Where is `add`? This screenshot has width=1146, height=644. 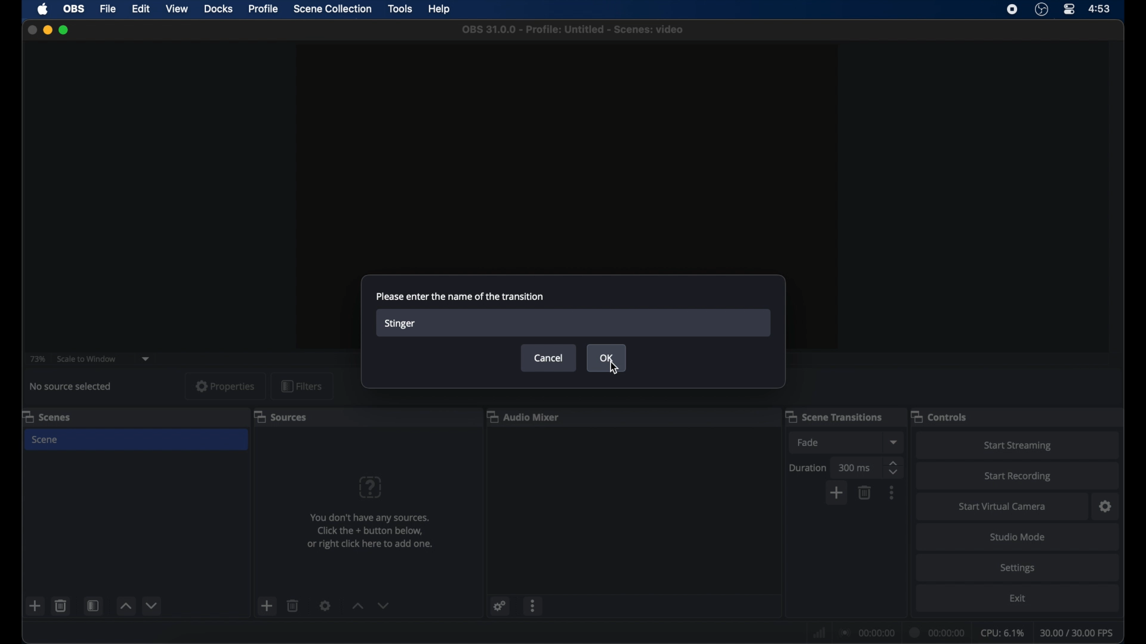 add is located at coordinates (838, 491).